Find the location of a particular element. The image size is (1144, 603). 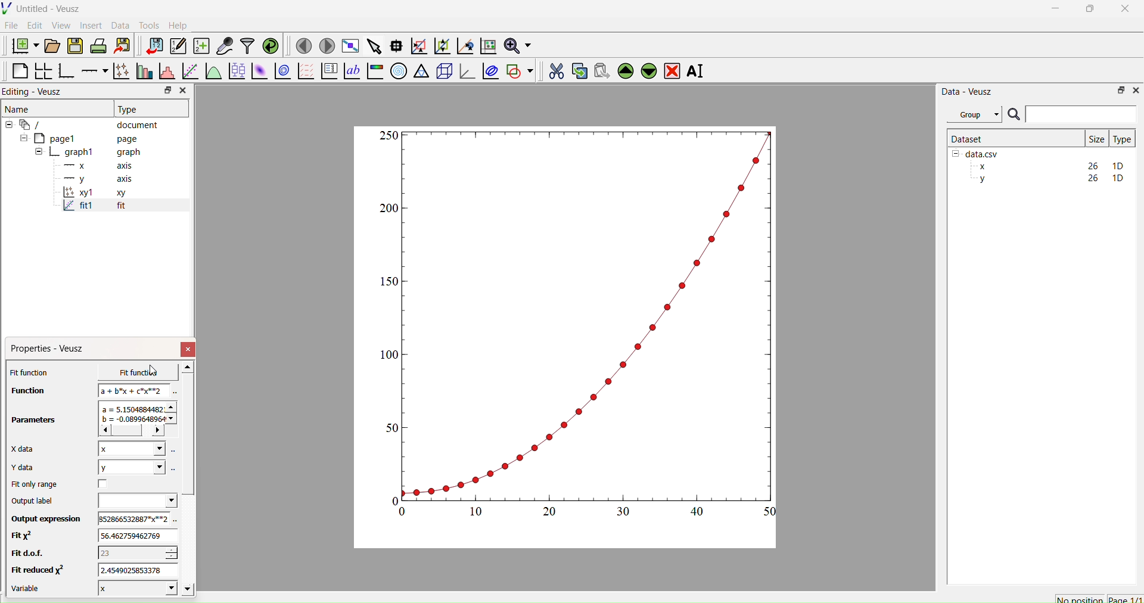

View is located at coordinates (60, 24).